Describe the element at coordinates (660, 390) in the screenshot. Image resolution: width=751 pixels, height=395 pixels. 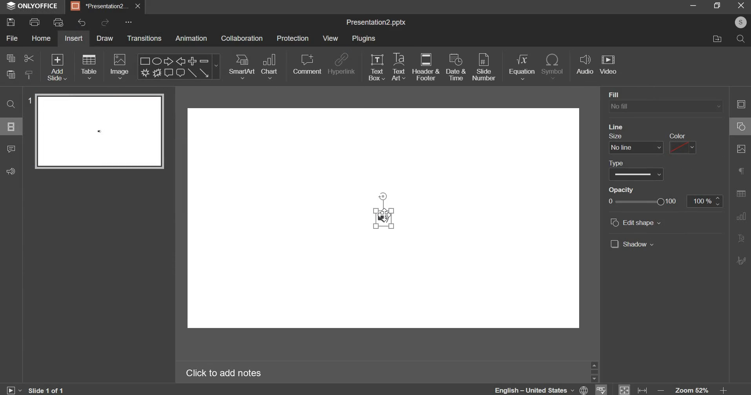
I see `decrease zoom` at that location.